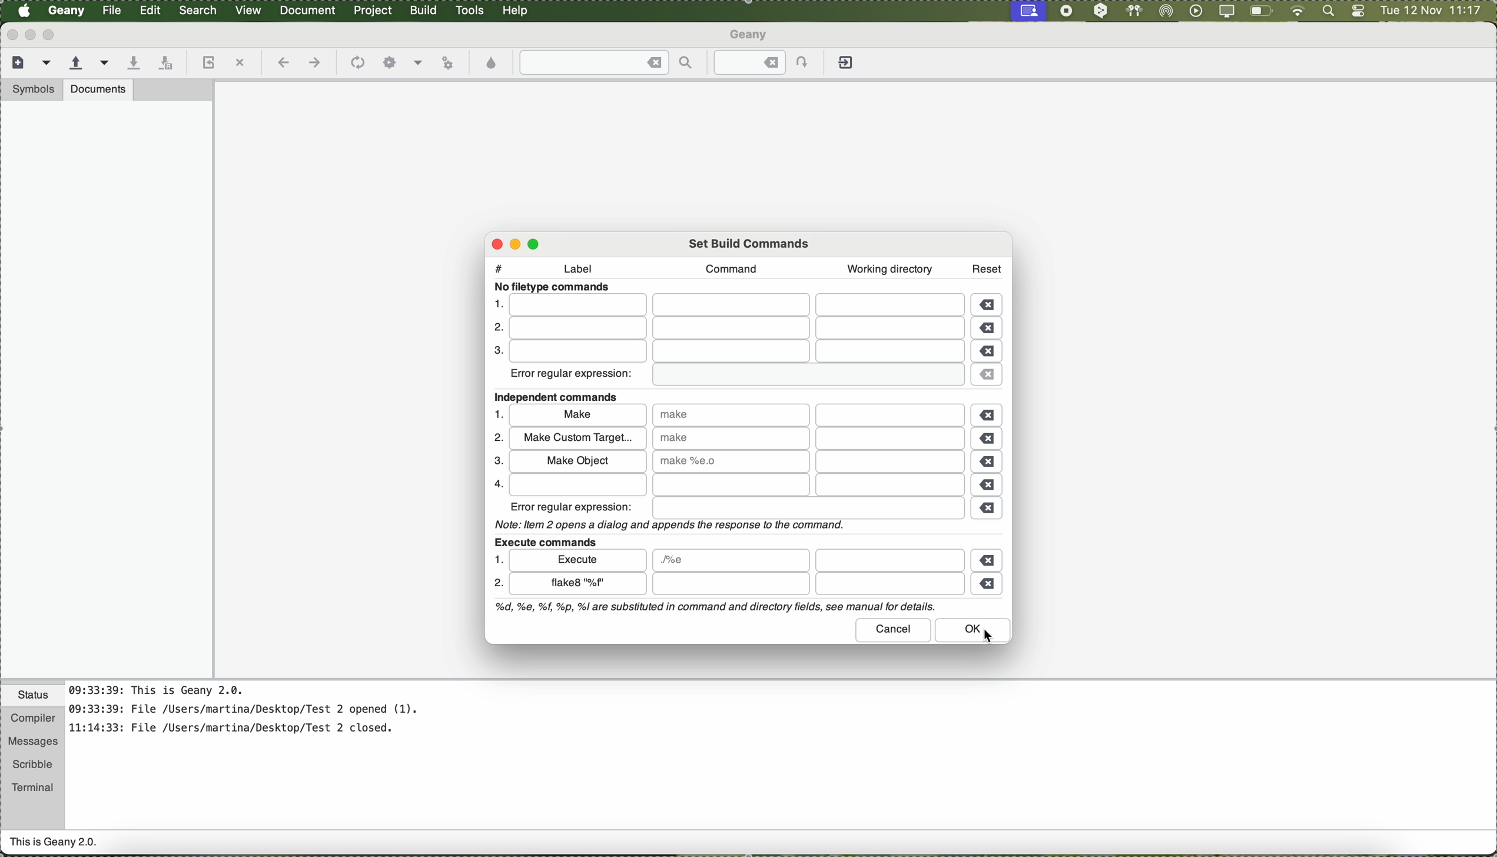 The height and width of the screenshot is (857, 1497). What do you see at coordinates (737, 305) in the screenshot?
I see `file` at bounding box center [737, 305].